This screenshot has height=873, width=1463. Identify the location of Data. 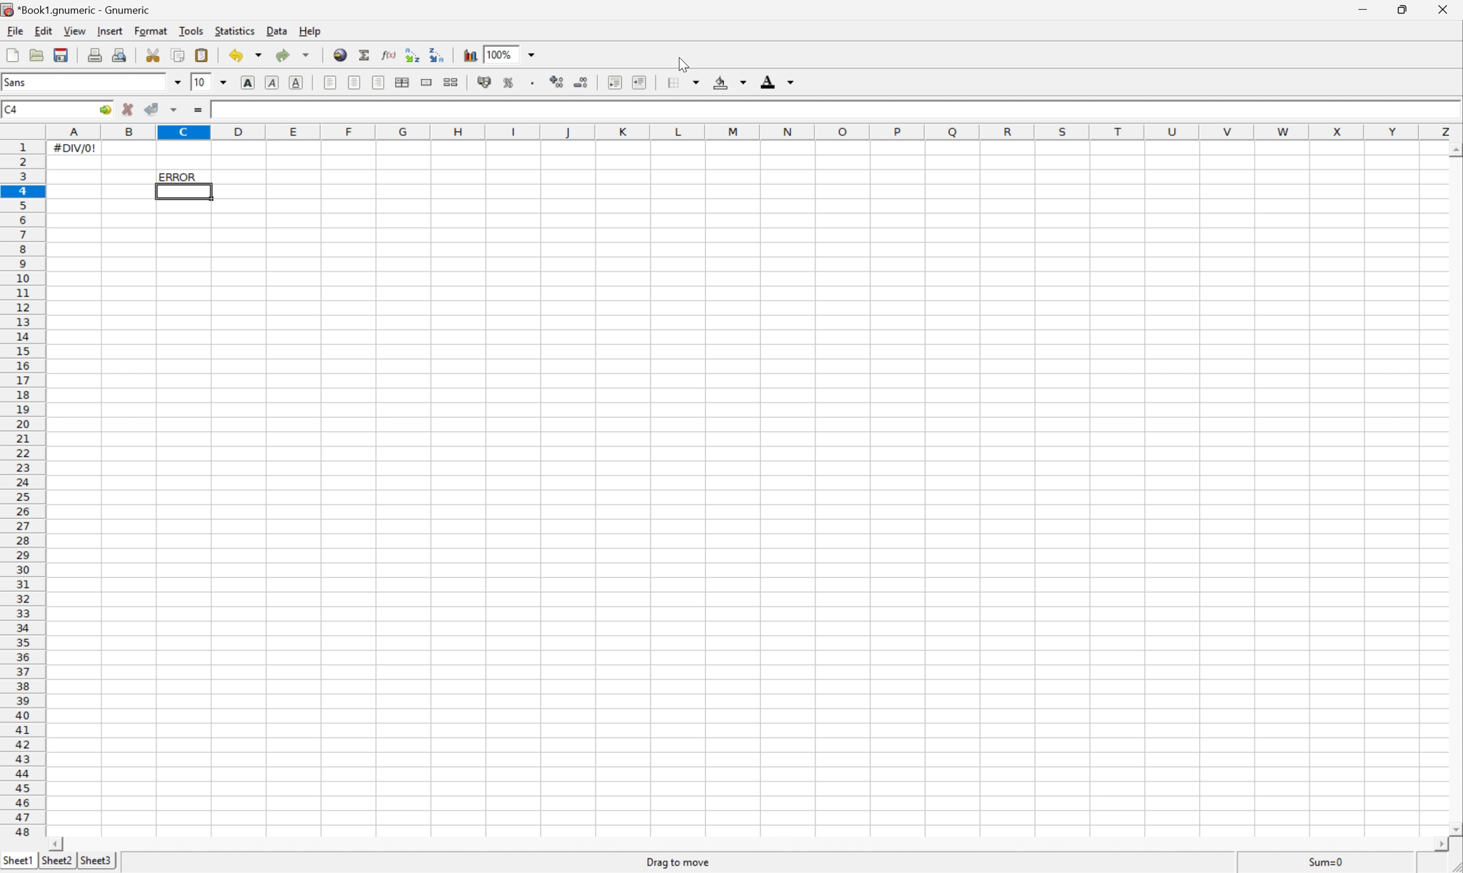
(277, 31).